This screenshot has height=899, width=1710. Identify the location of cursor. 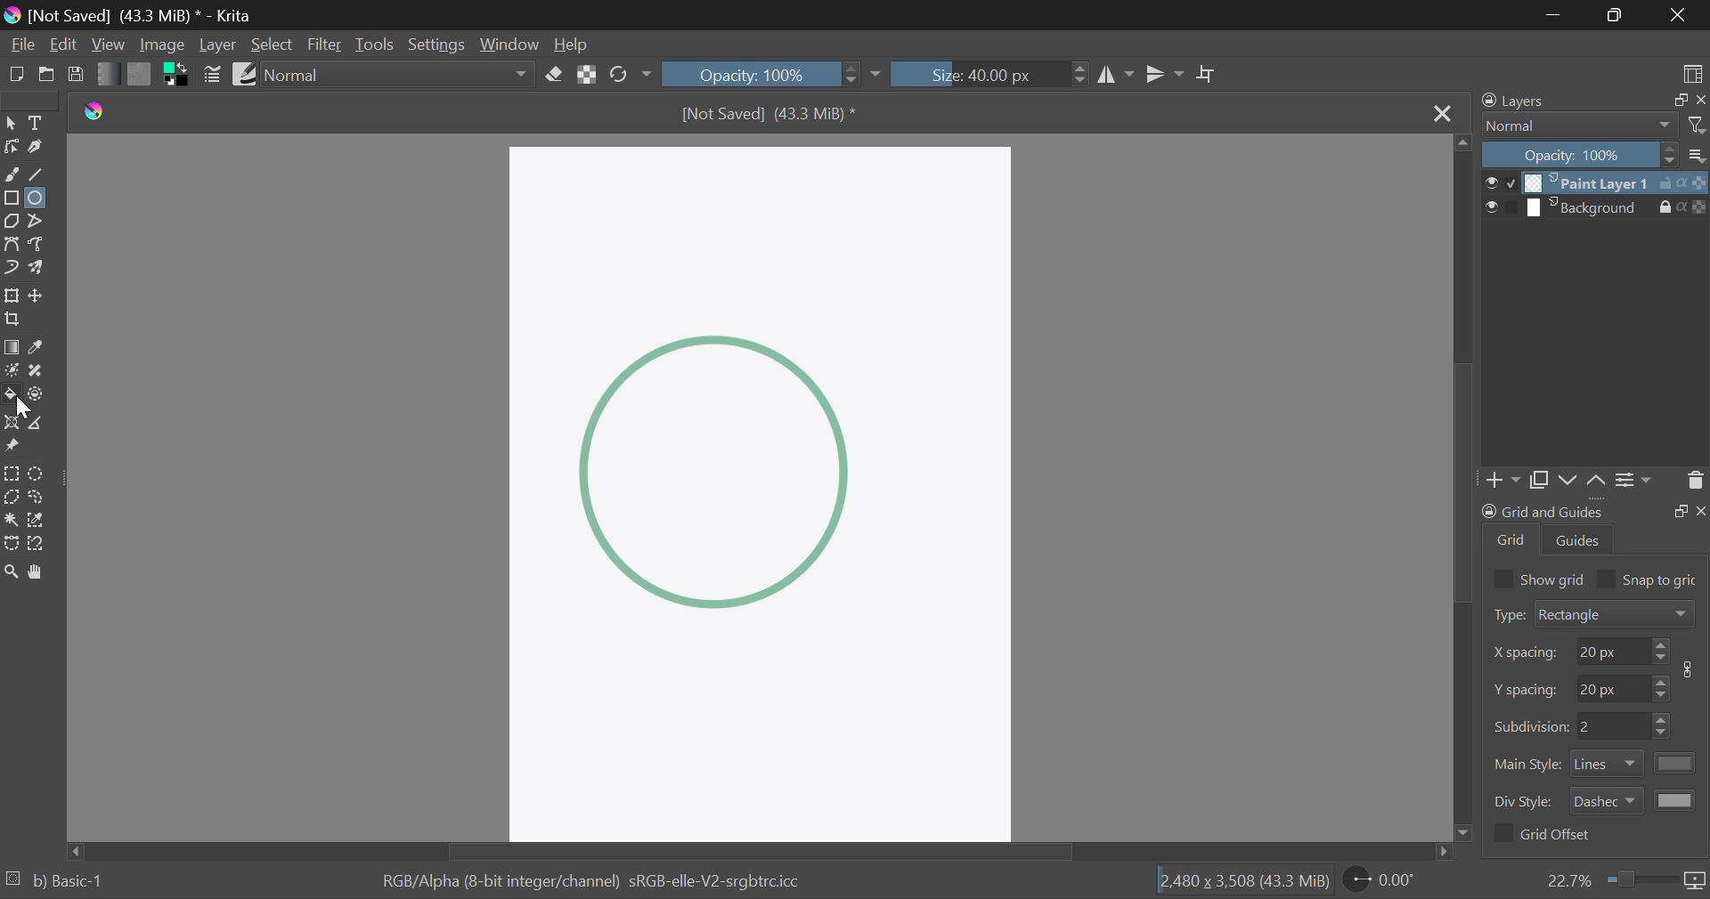
(25, 410).